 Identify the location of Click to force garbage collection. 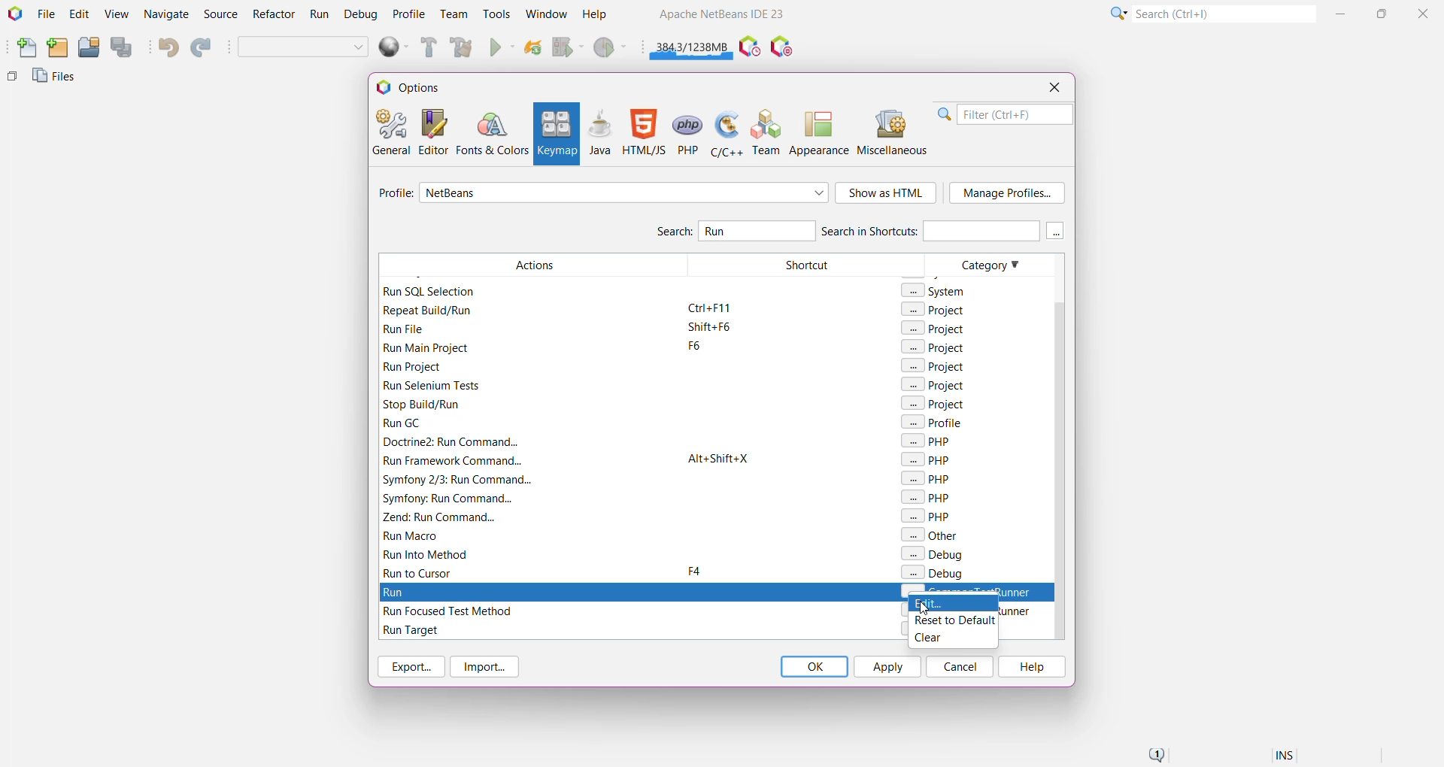
(692, 45).